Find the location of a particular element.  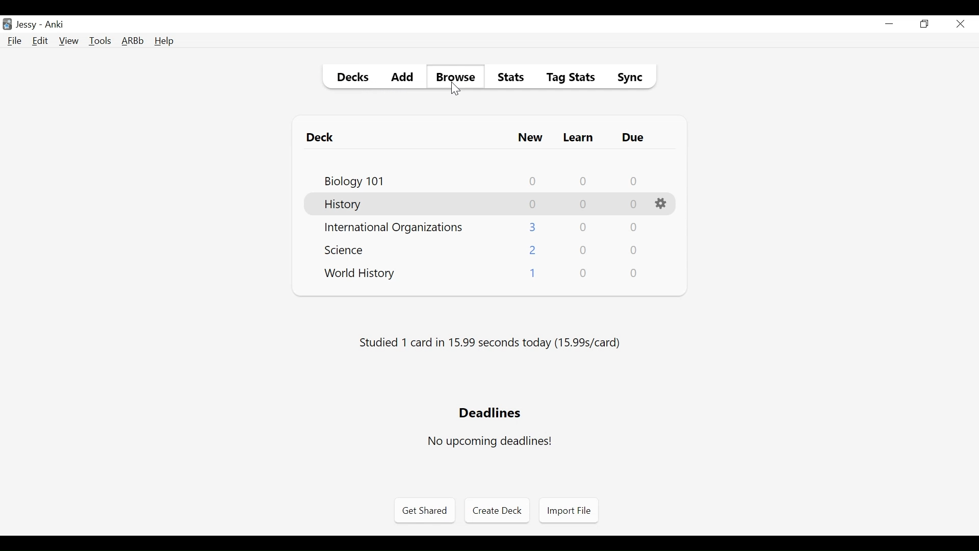

Get Shared is located at coordinates (425, 510).